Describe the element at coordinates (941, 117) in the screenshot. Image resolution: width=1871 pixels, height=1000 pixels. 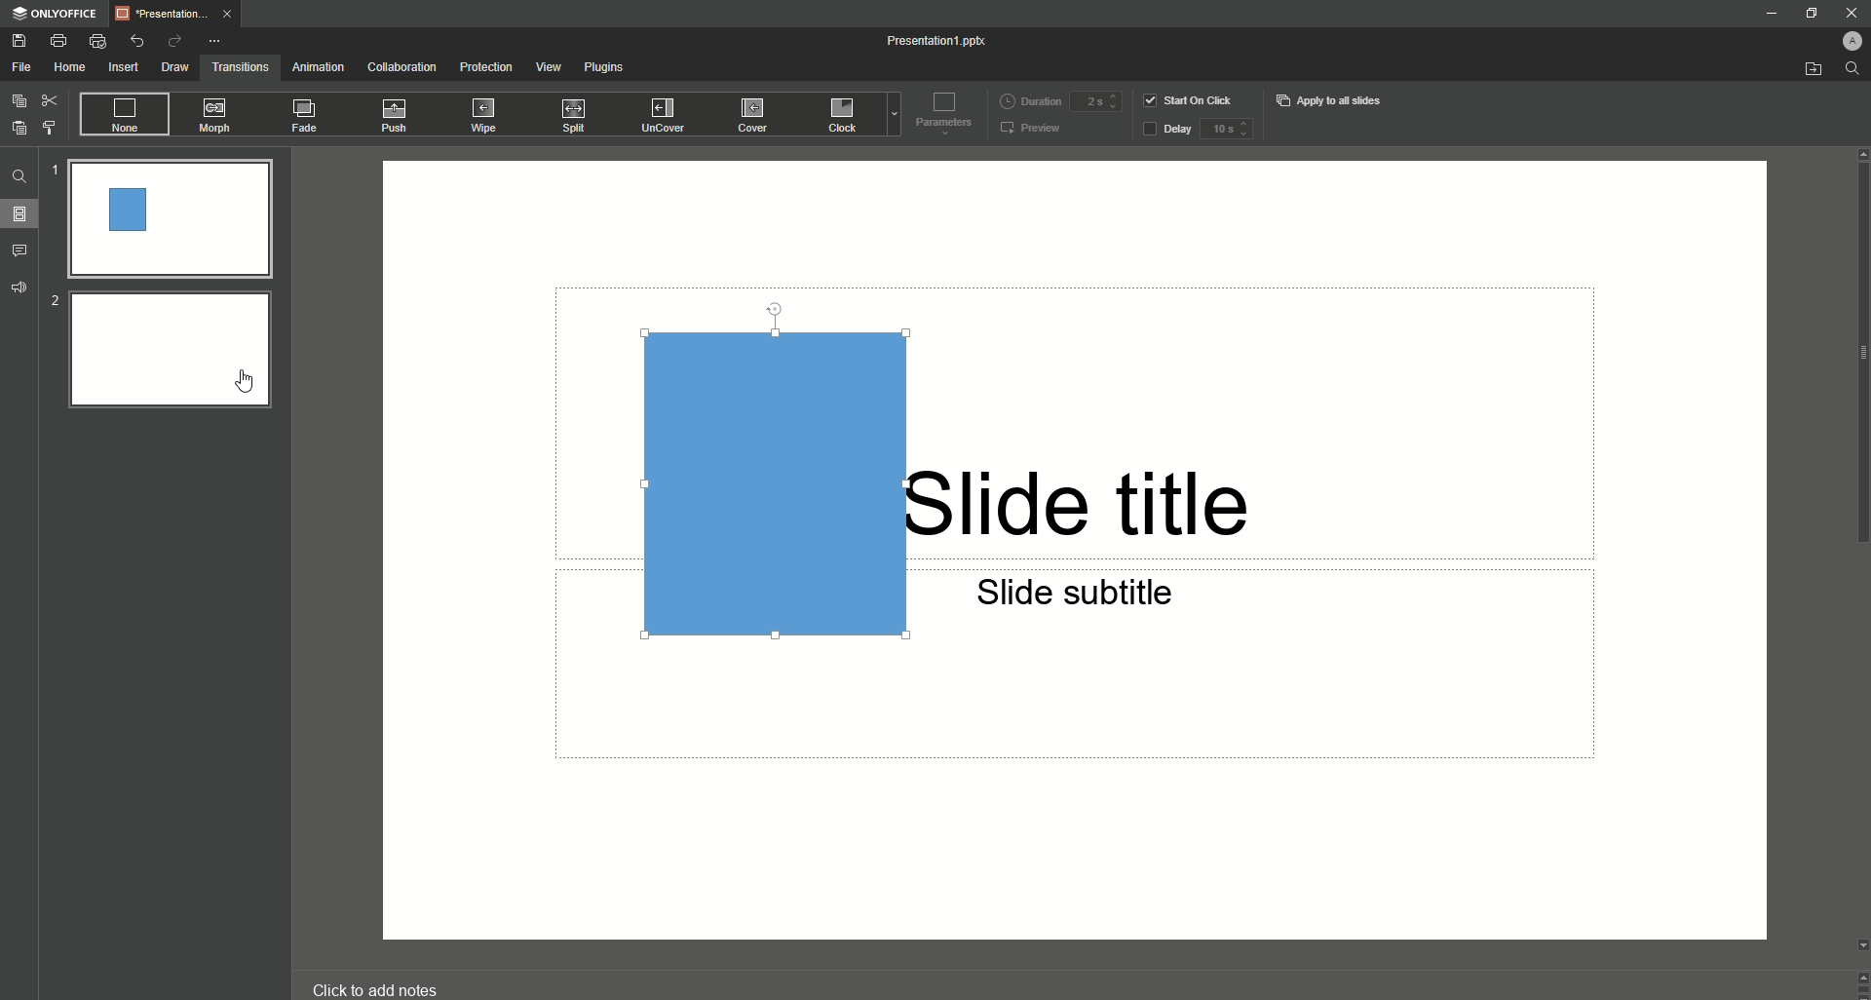
I see `Parameters` at that location.